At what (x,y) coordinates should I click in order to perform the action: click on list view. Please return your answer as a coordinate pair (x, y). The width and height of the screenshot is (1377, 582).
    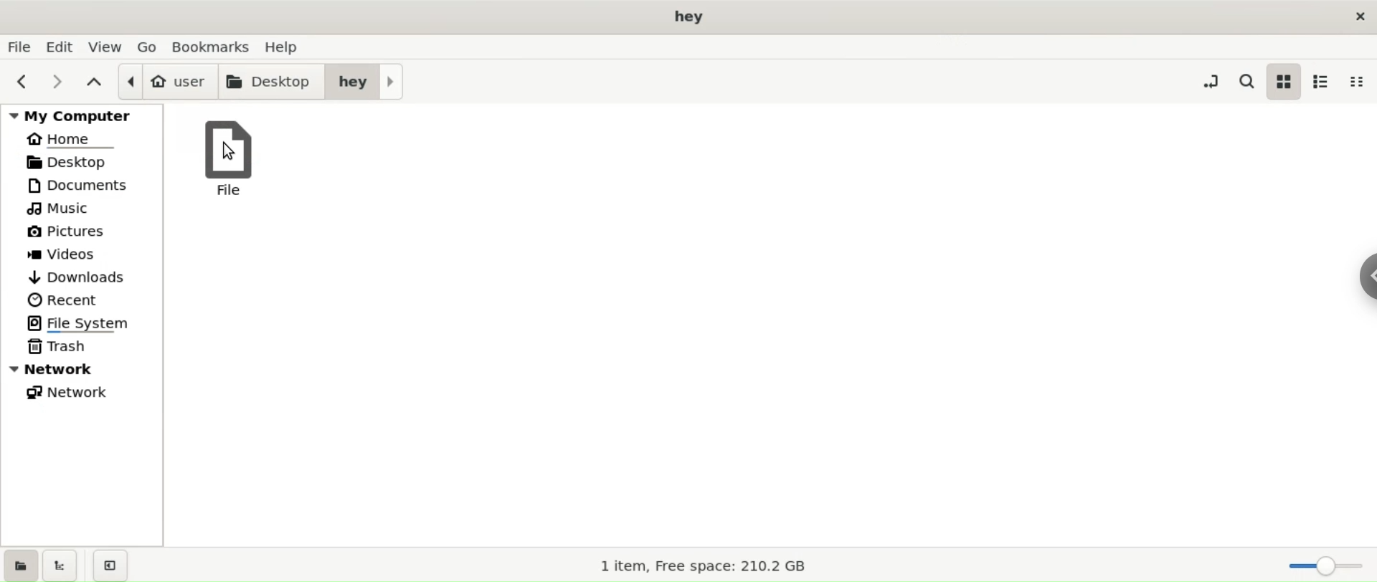
    Looking at the image, I should click on (1320, 82).